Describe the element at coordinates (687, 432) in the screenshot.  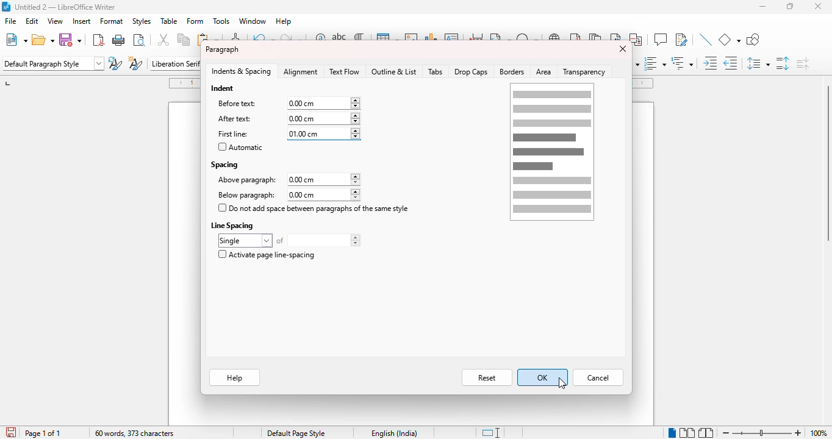
I see `multi-page view` at that location.